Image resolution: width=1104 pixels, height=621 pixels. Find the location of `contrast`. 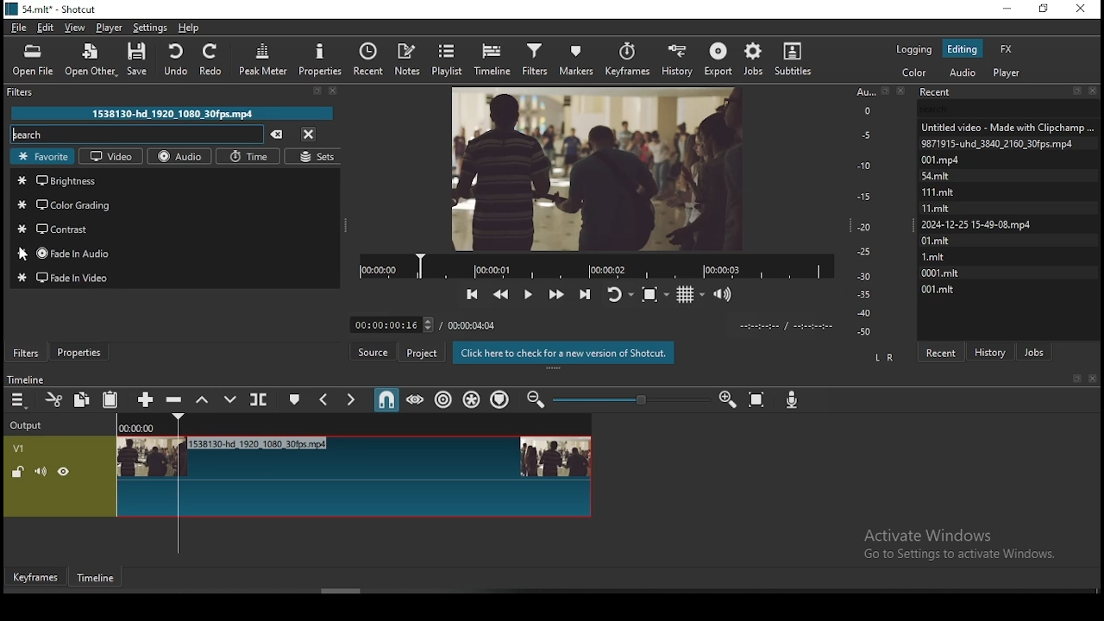

contrast is located at coordinates (174, 228).